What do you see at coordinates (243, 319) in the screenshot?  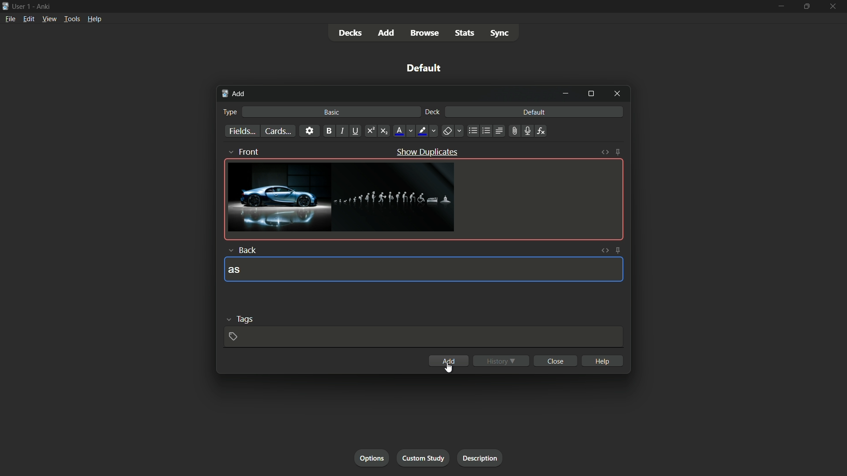 I see `tags` at bounding box center [243, 319].